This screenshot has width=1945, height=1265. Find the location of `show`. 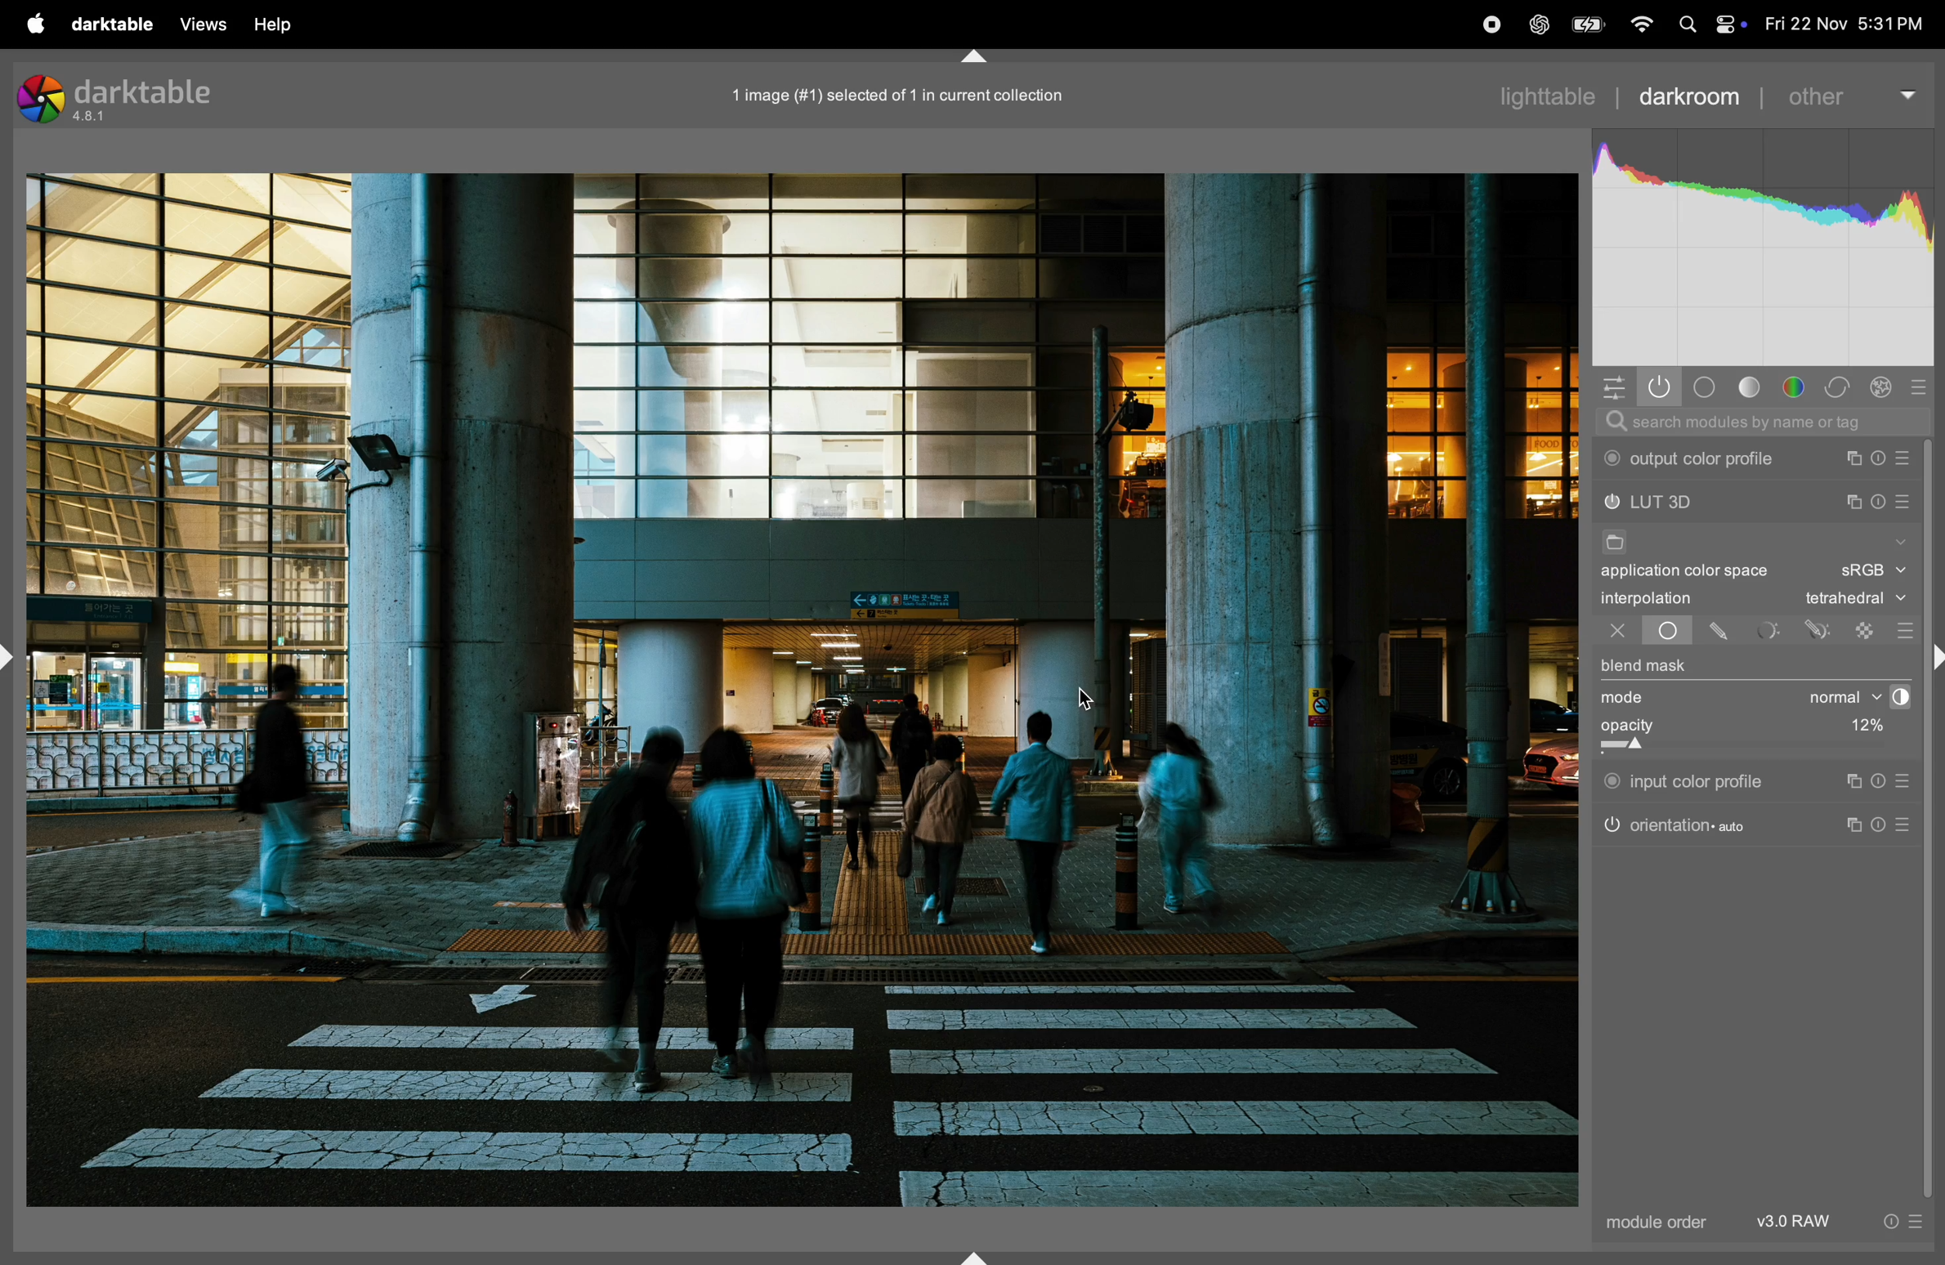

show is located at coordinates (1898, 539).